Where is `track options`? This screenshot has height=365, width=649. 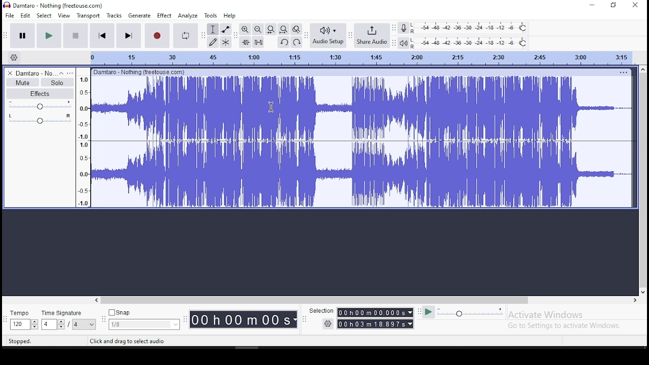
track options is located at coordinates (622, 72).